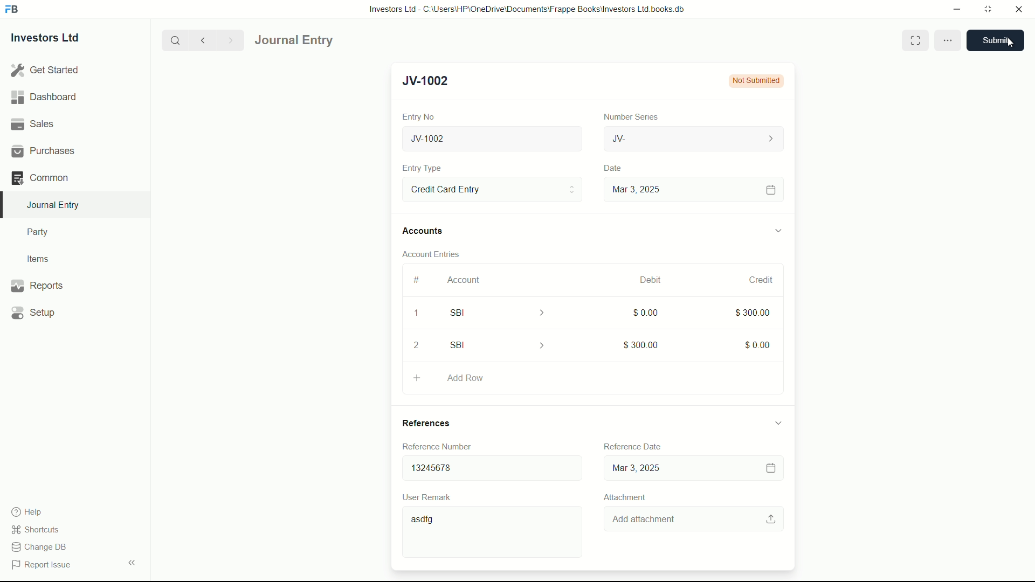  What do you see at coordinates (777, 229) in the screenshot?
I see `expand/collapse` at bounding box center [777, 229].